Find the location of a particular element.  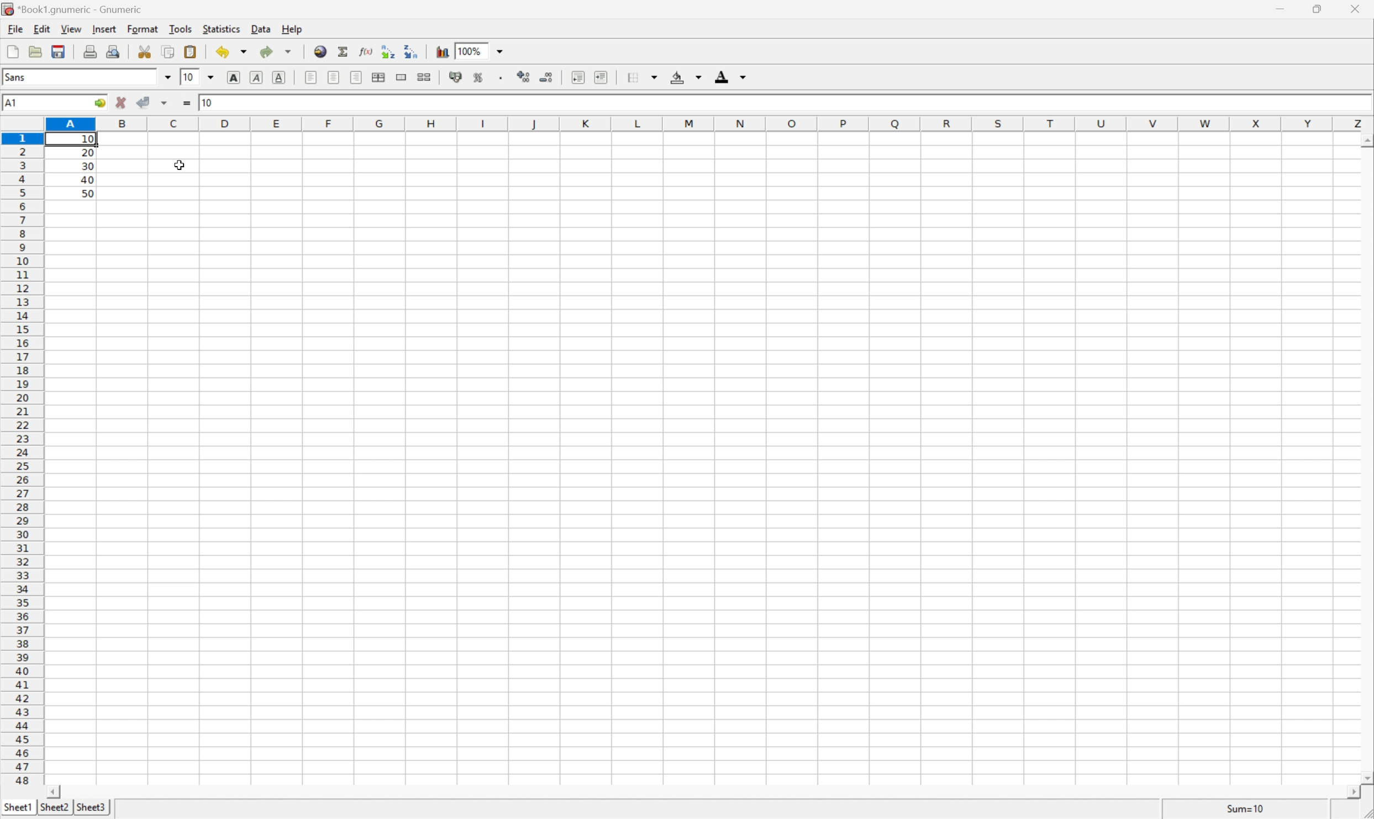

Increase the number of decimals displayed is located at coordinates (525, 76).